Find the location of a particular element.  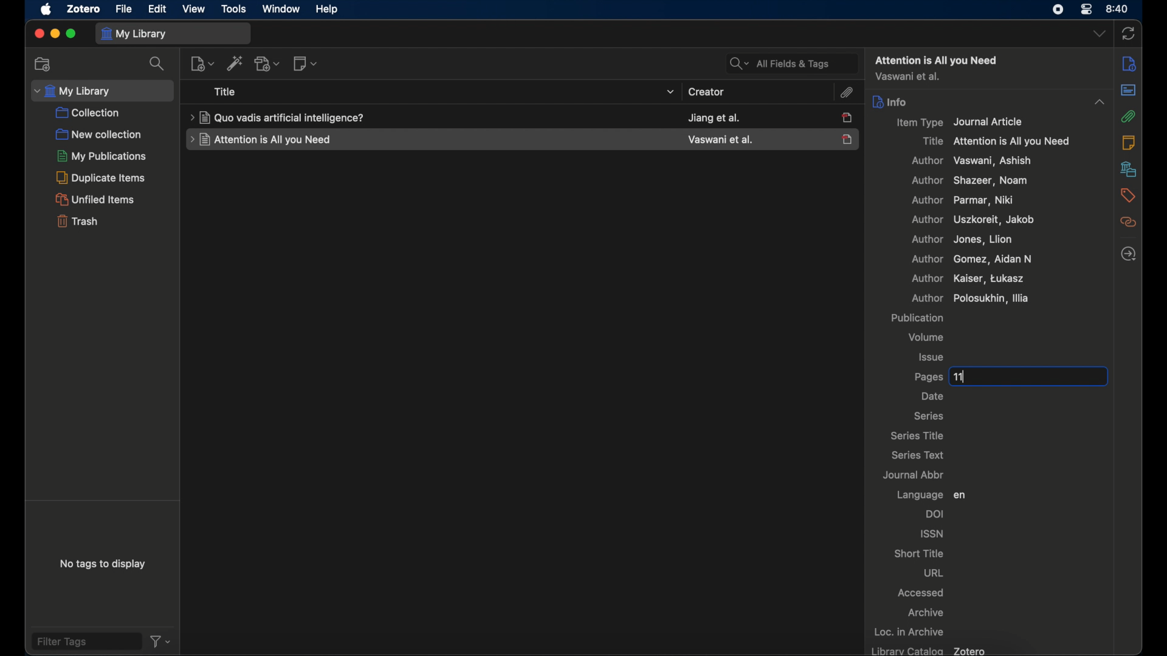

library catalog zotero is located at coordinates (930, 650).